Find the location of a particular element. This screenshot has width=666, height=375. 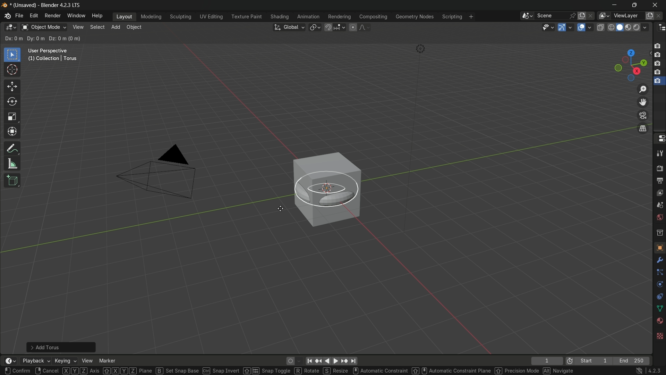

Add Torus is located at coordinates (62, 347).